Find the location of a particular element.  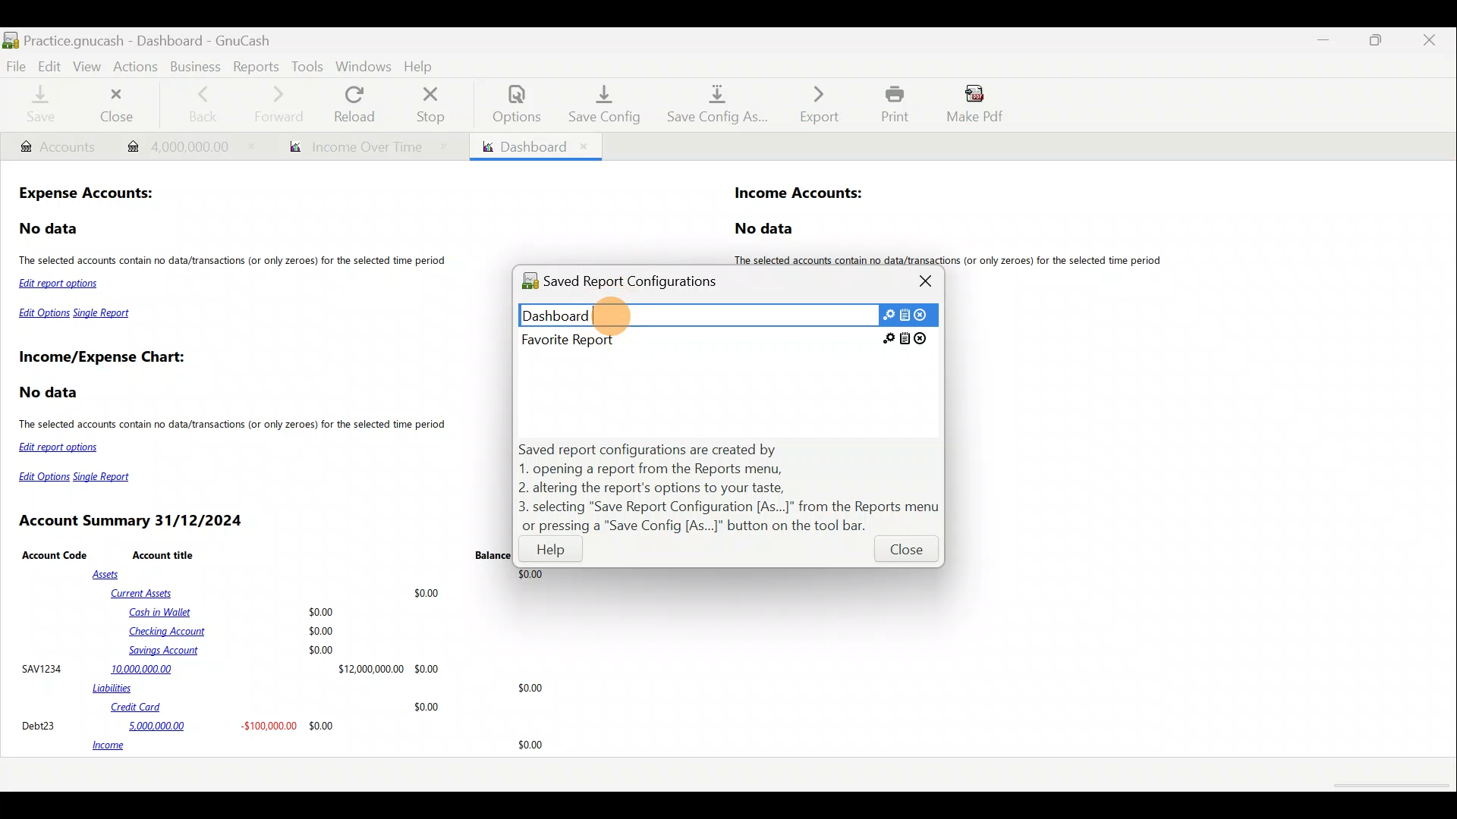

Cash in Wallet $0.00
Checking Account $0.00
Savings Account $0.00 is located at coordinates (234, 631).